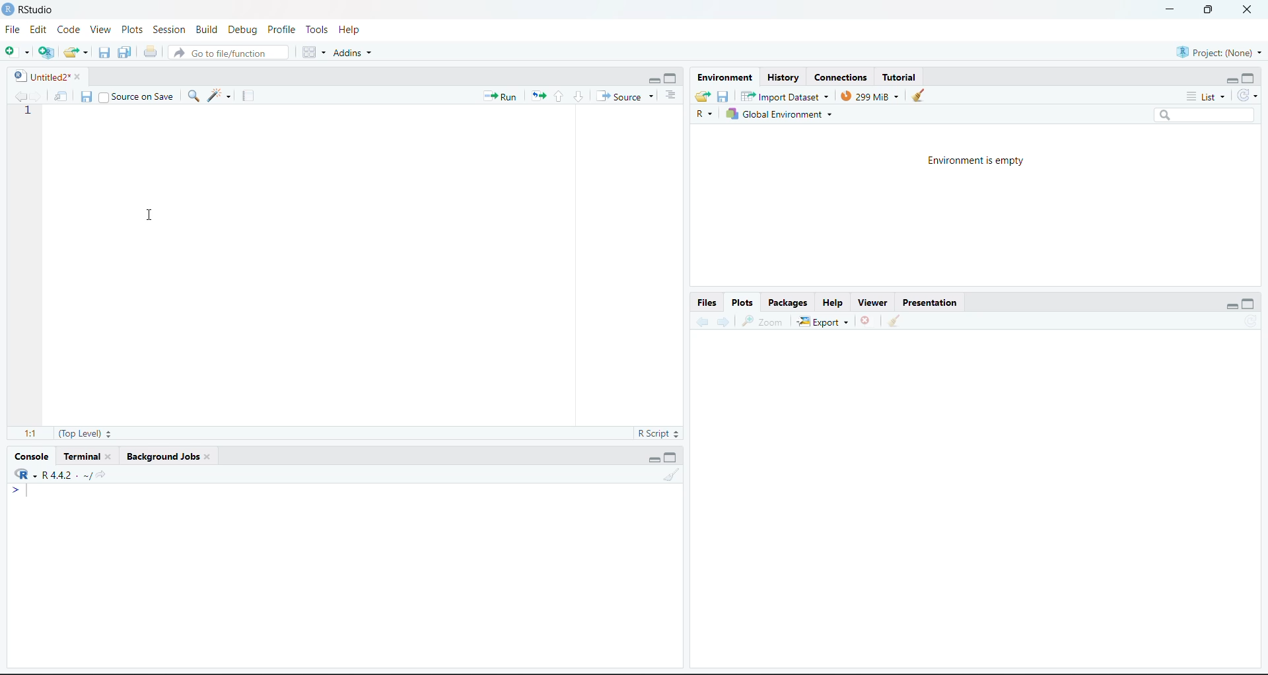 The height and width of the screenshot is (675, 1268). I want to click on minimize, so click(652, 80).